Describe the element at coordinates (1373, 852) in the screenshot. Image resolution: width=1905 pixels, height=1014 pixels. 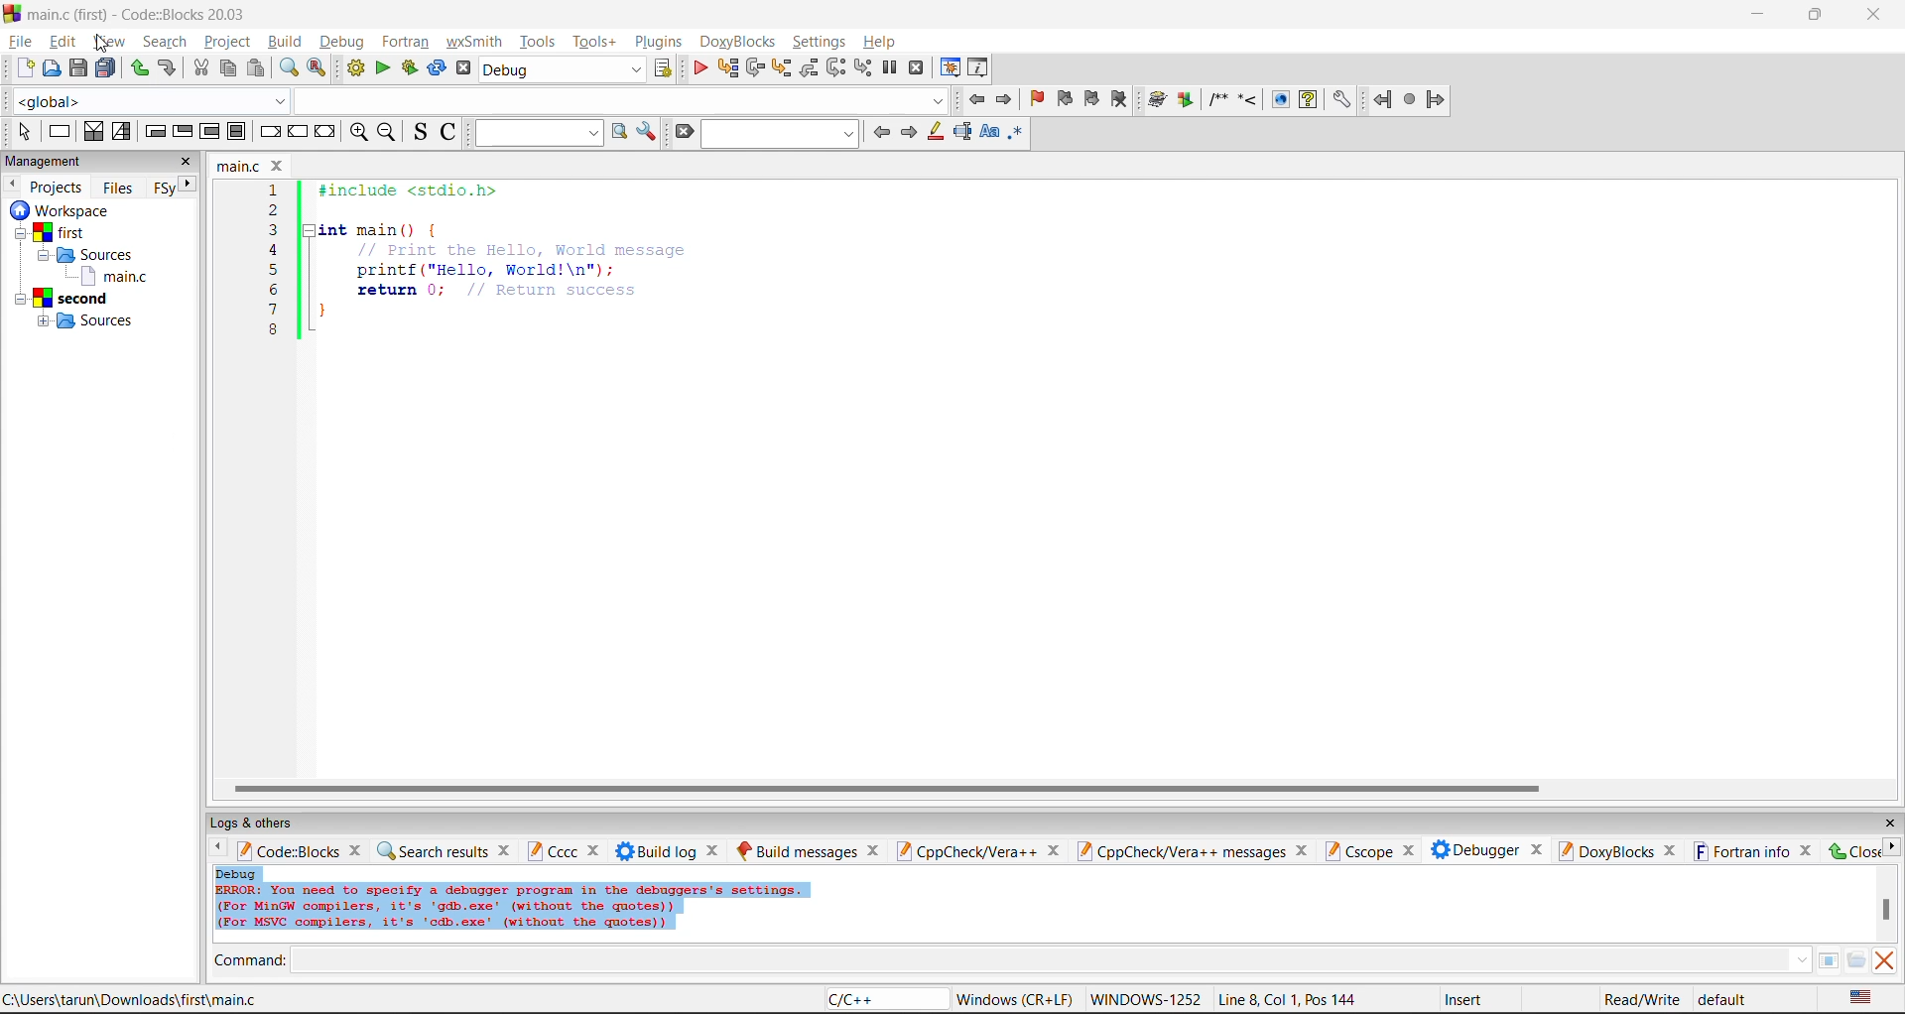
I see `cscope` at that location.